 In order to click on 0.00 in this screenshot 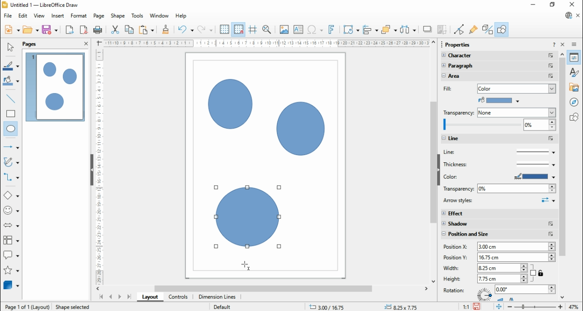, I will do `click(525, 290)`.